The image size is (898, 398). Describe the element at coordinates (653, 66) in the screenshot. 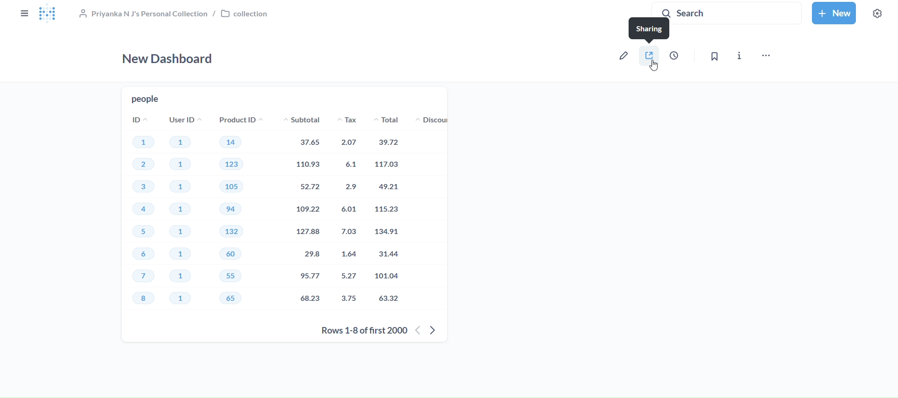

I see `cursor` at that location.